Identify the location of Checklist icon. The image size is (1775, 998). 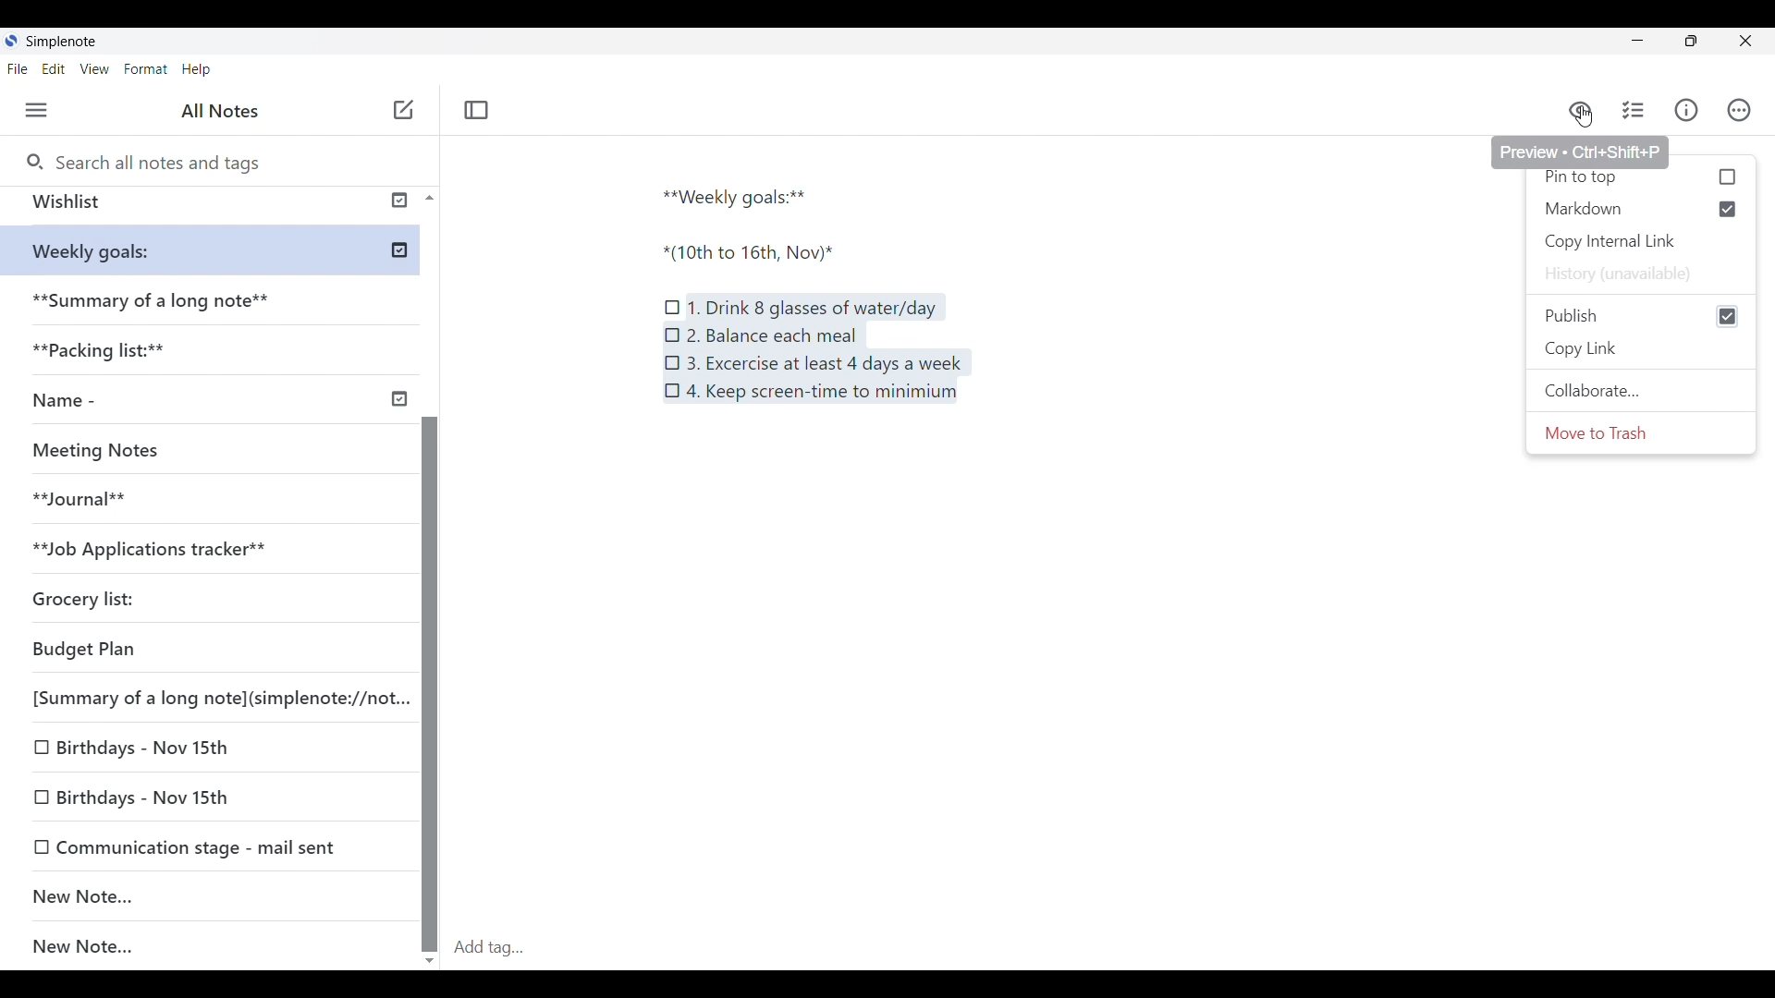
(673, 391).